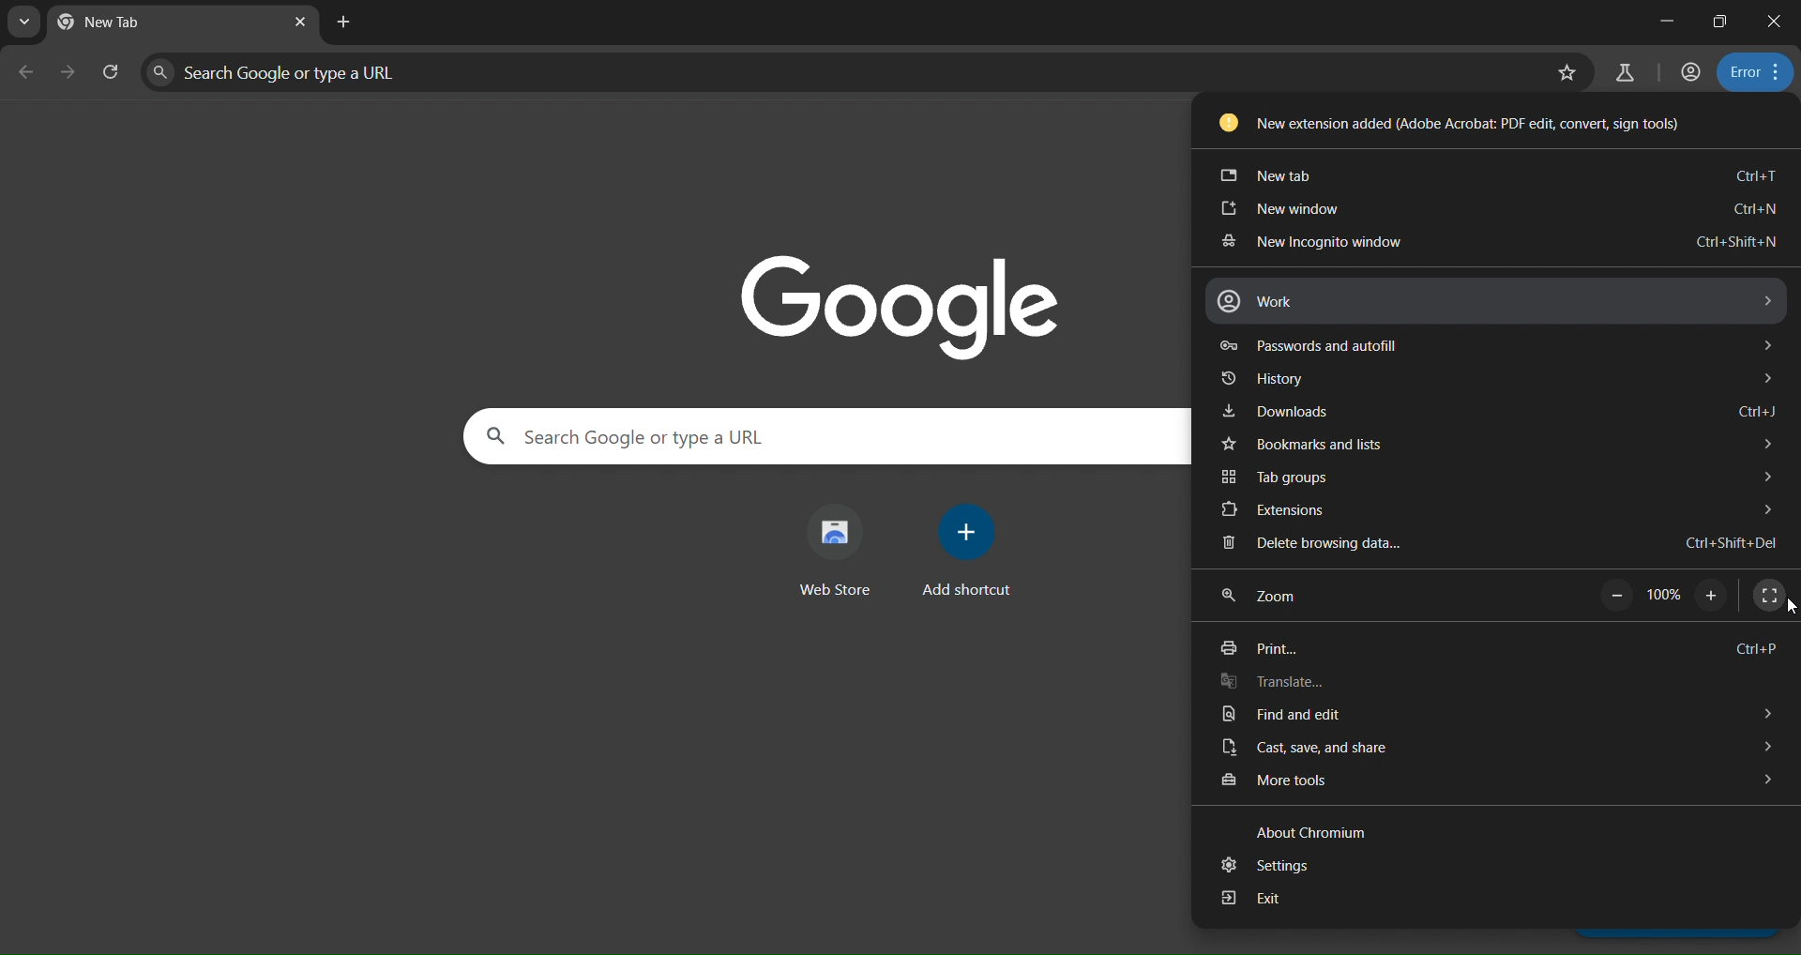 The image size is (1801, 955). What do you see at coordinates (1768, 594) in the screenshot?
I see `display in full screen mode` at bounding box center [1768, 594].